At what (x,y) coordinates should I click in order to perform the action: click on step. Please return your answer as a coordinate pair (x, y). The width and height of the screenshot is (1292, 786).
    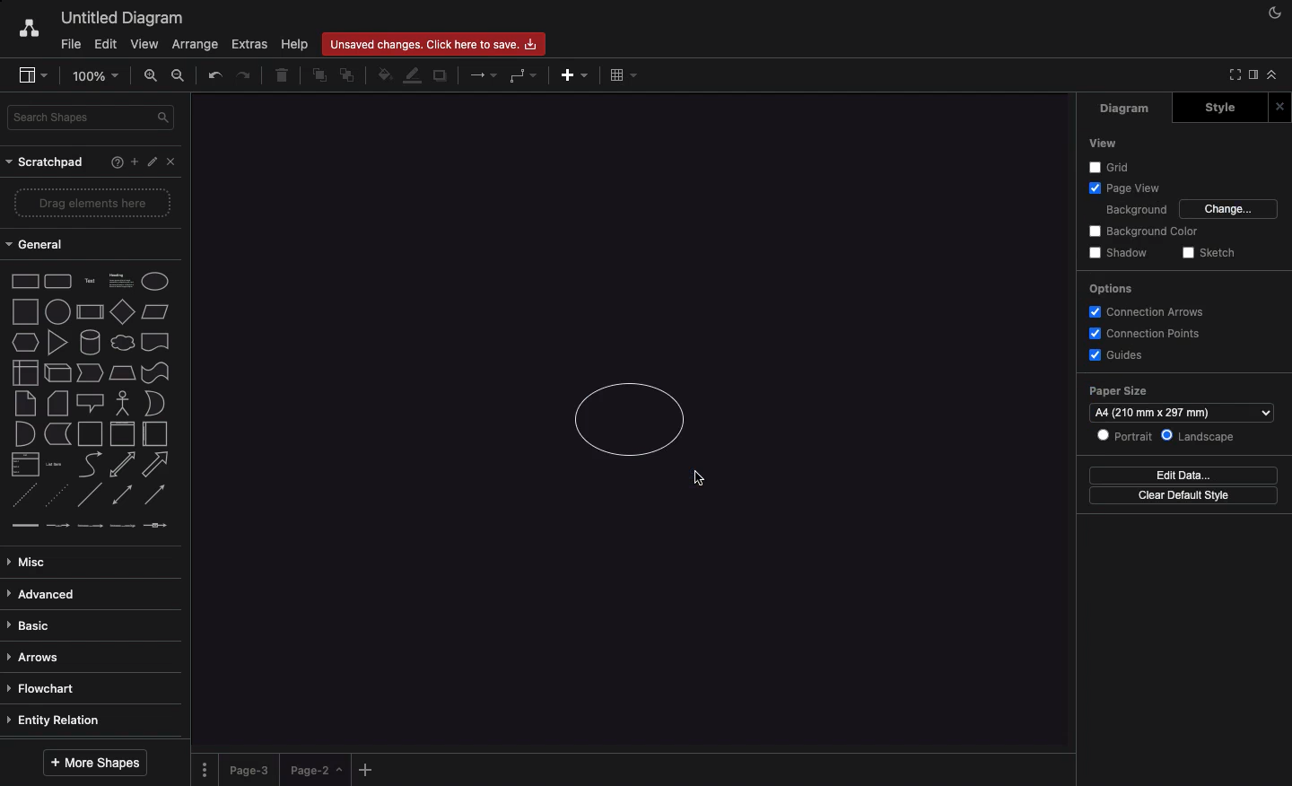
    Looking at the image, I should click on (90, 372).